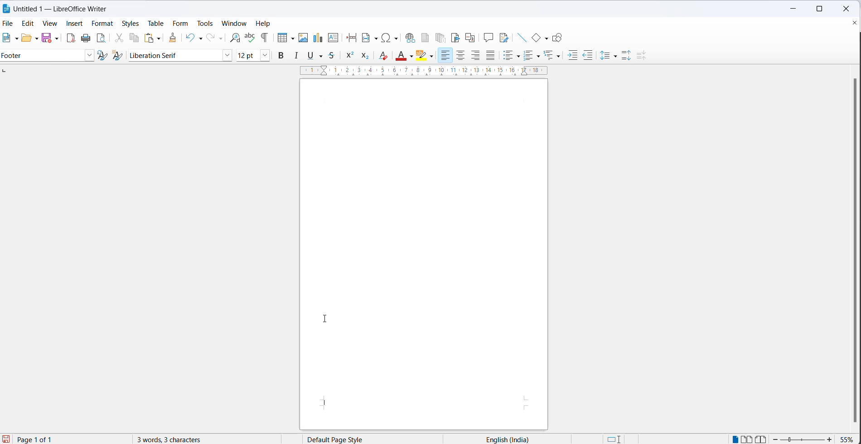 This screenshot has width=861, height=444. Describe the element at coordinates (334, 55) in the screenshot. I see `strikethrough` at that location.